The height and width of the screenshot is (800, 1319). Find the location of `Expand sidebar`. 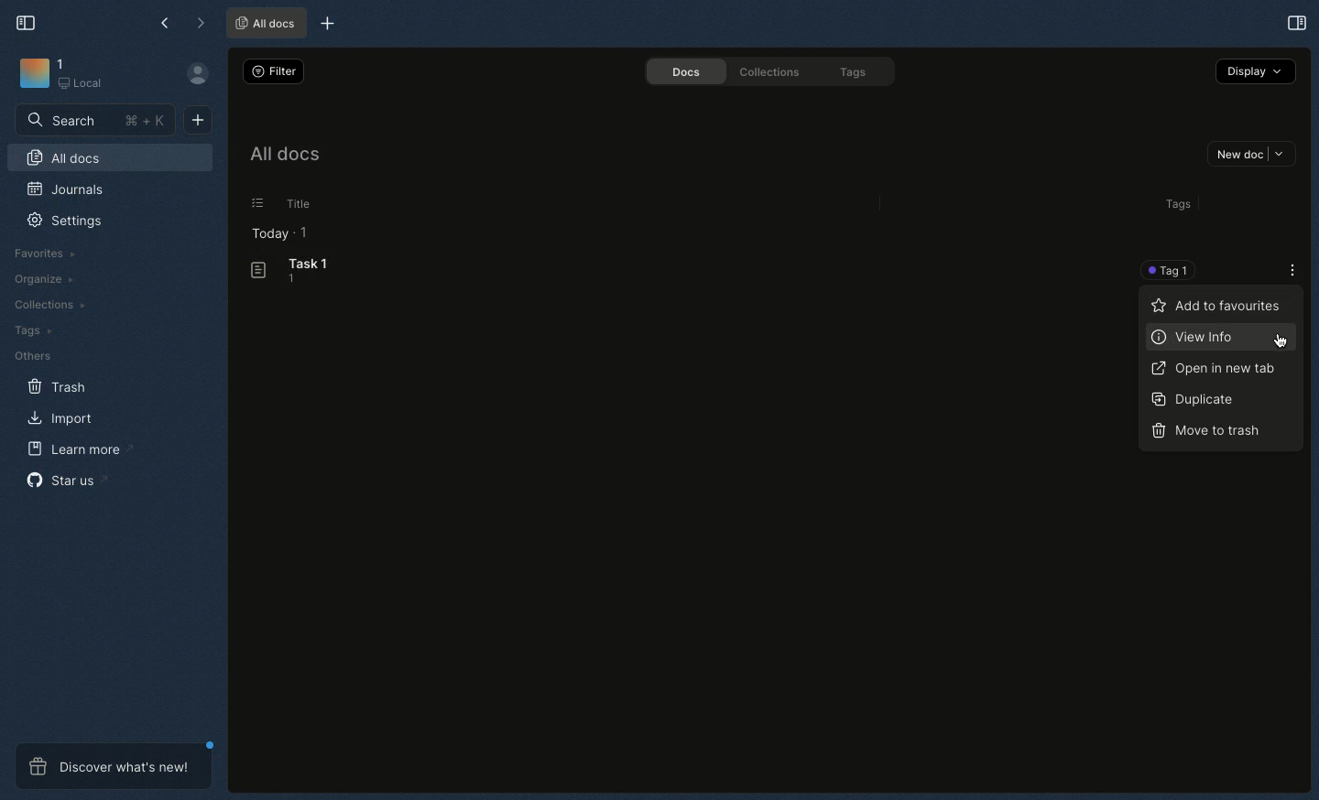

Expand sidebar is located at coordinates (23, 22).